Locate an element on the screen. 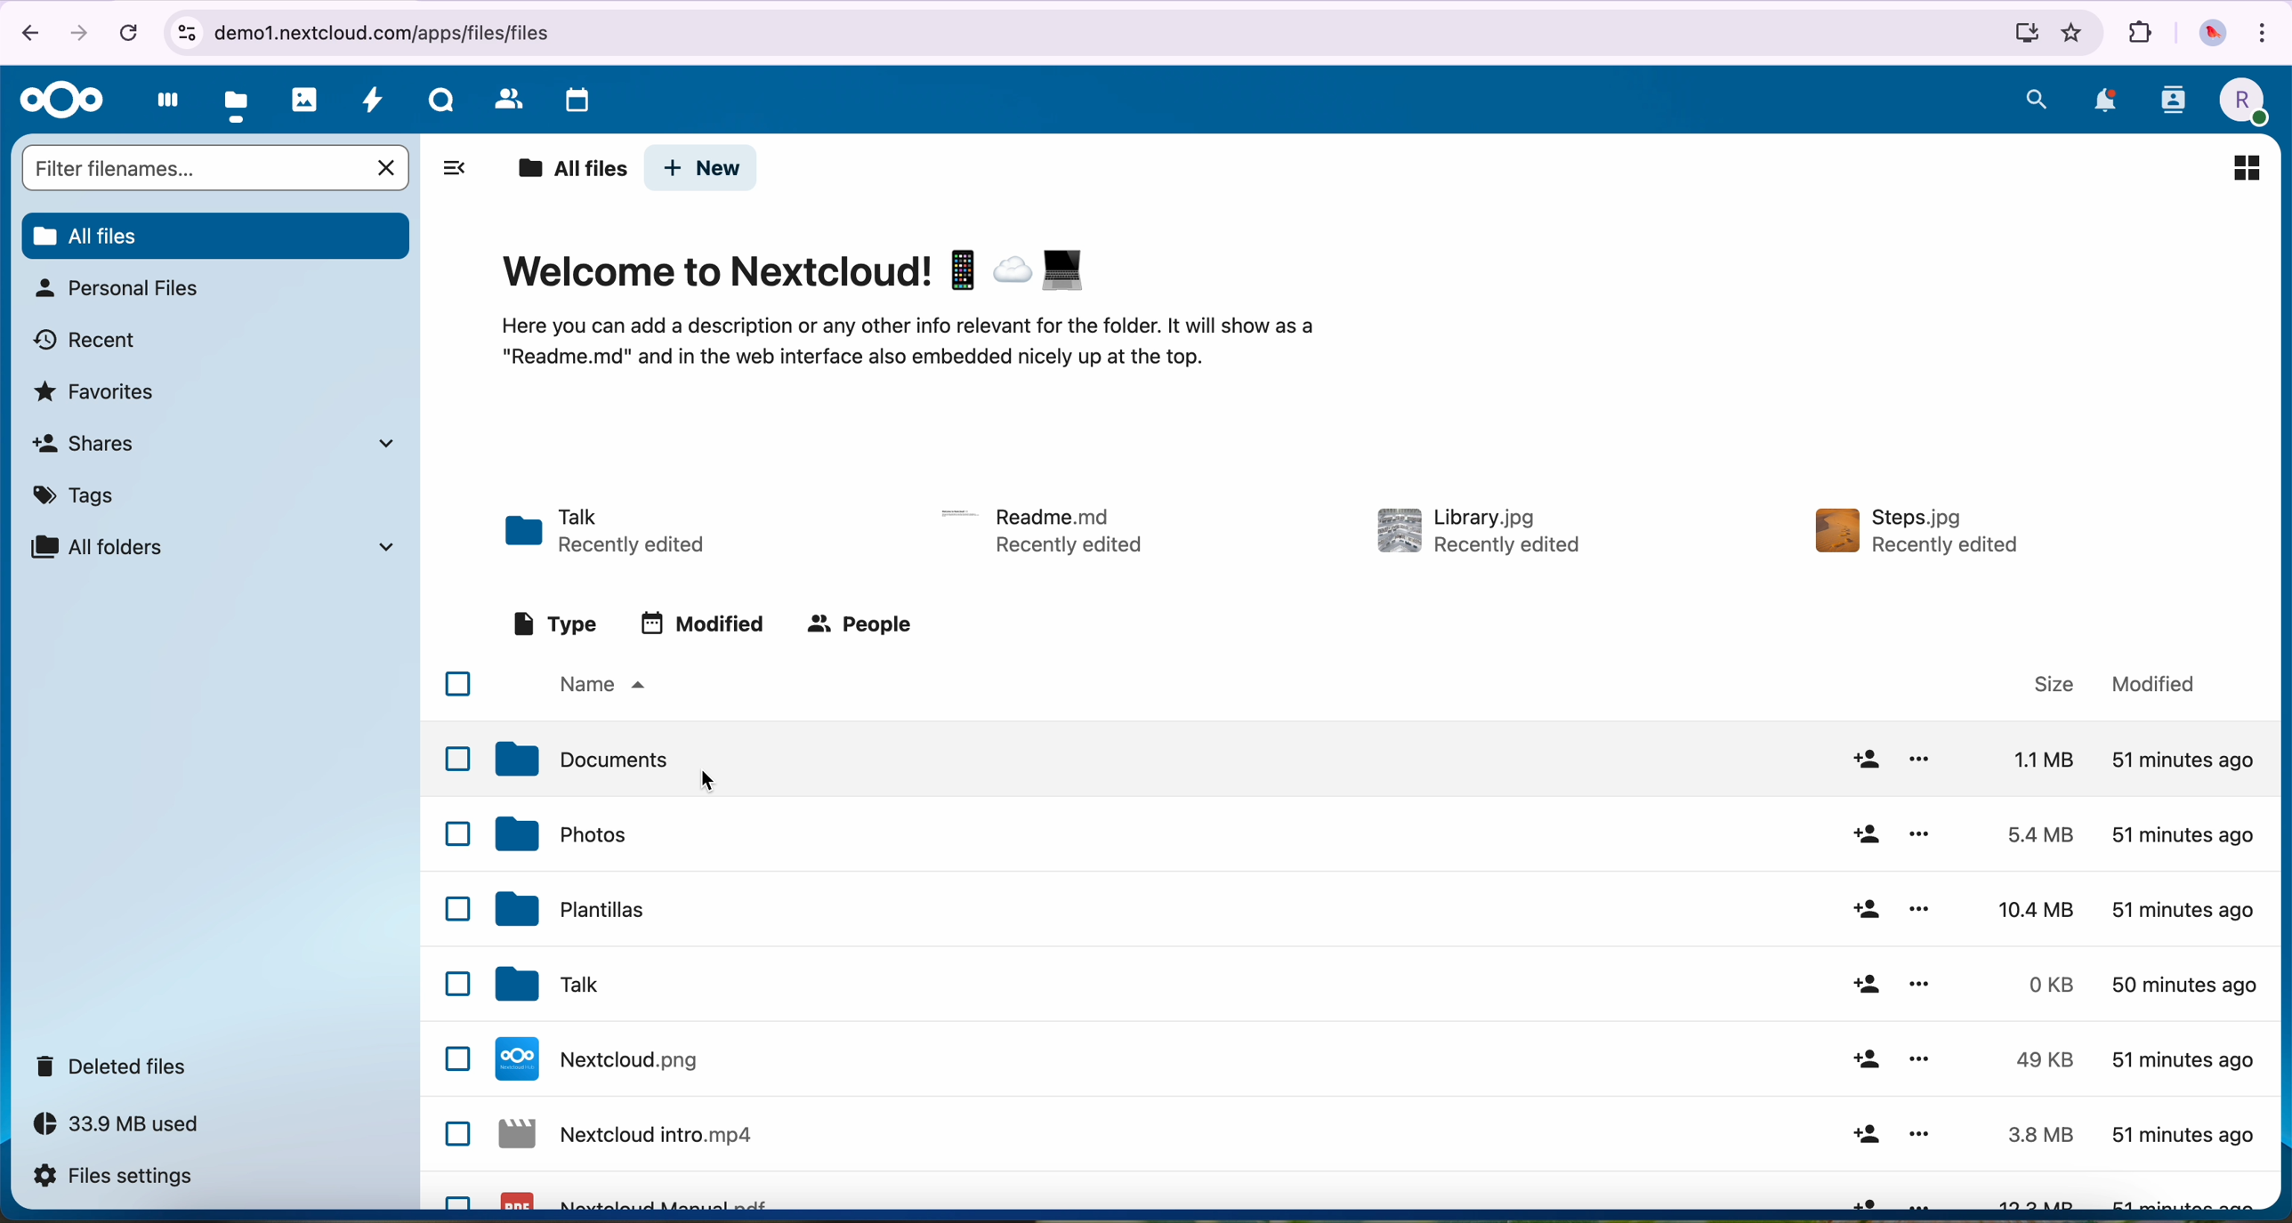 Image resolution: width=2292 pixels, height=1223 pixels. extensions is located at coordinates (2140, 34).